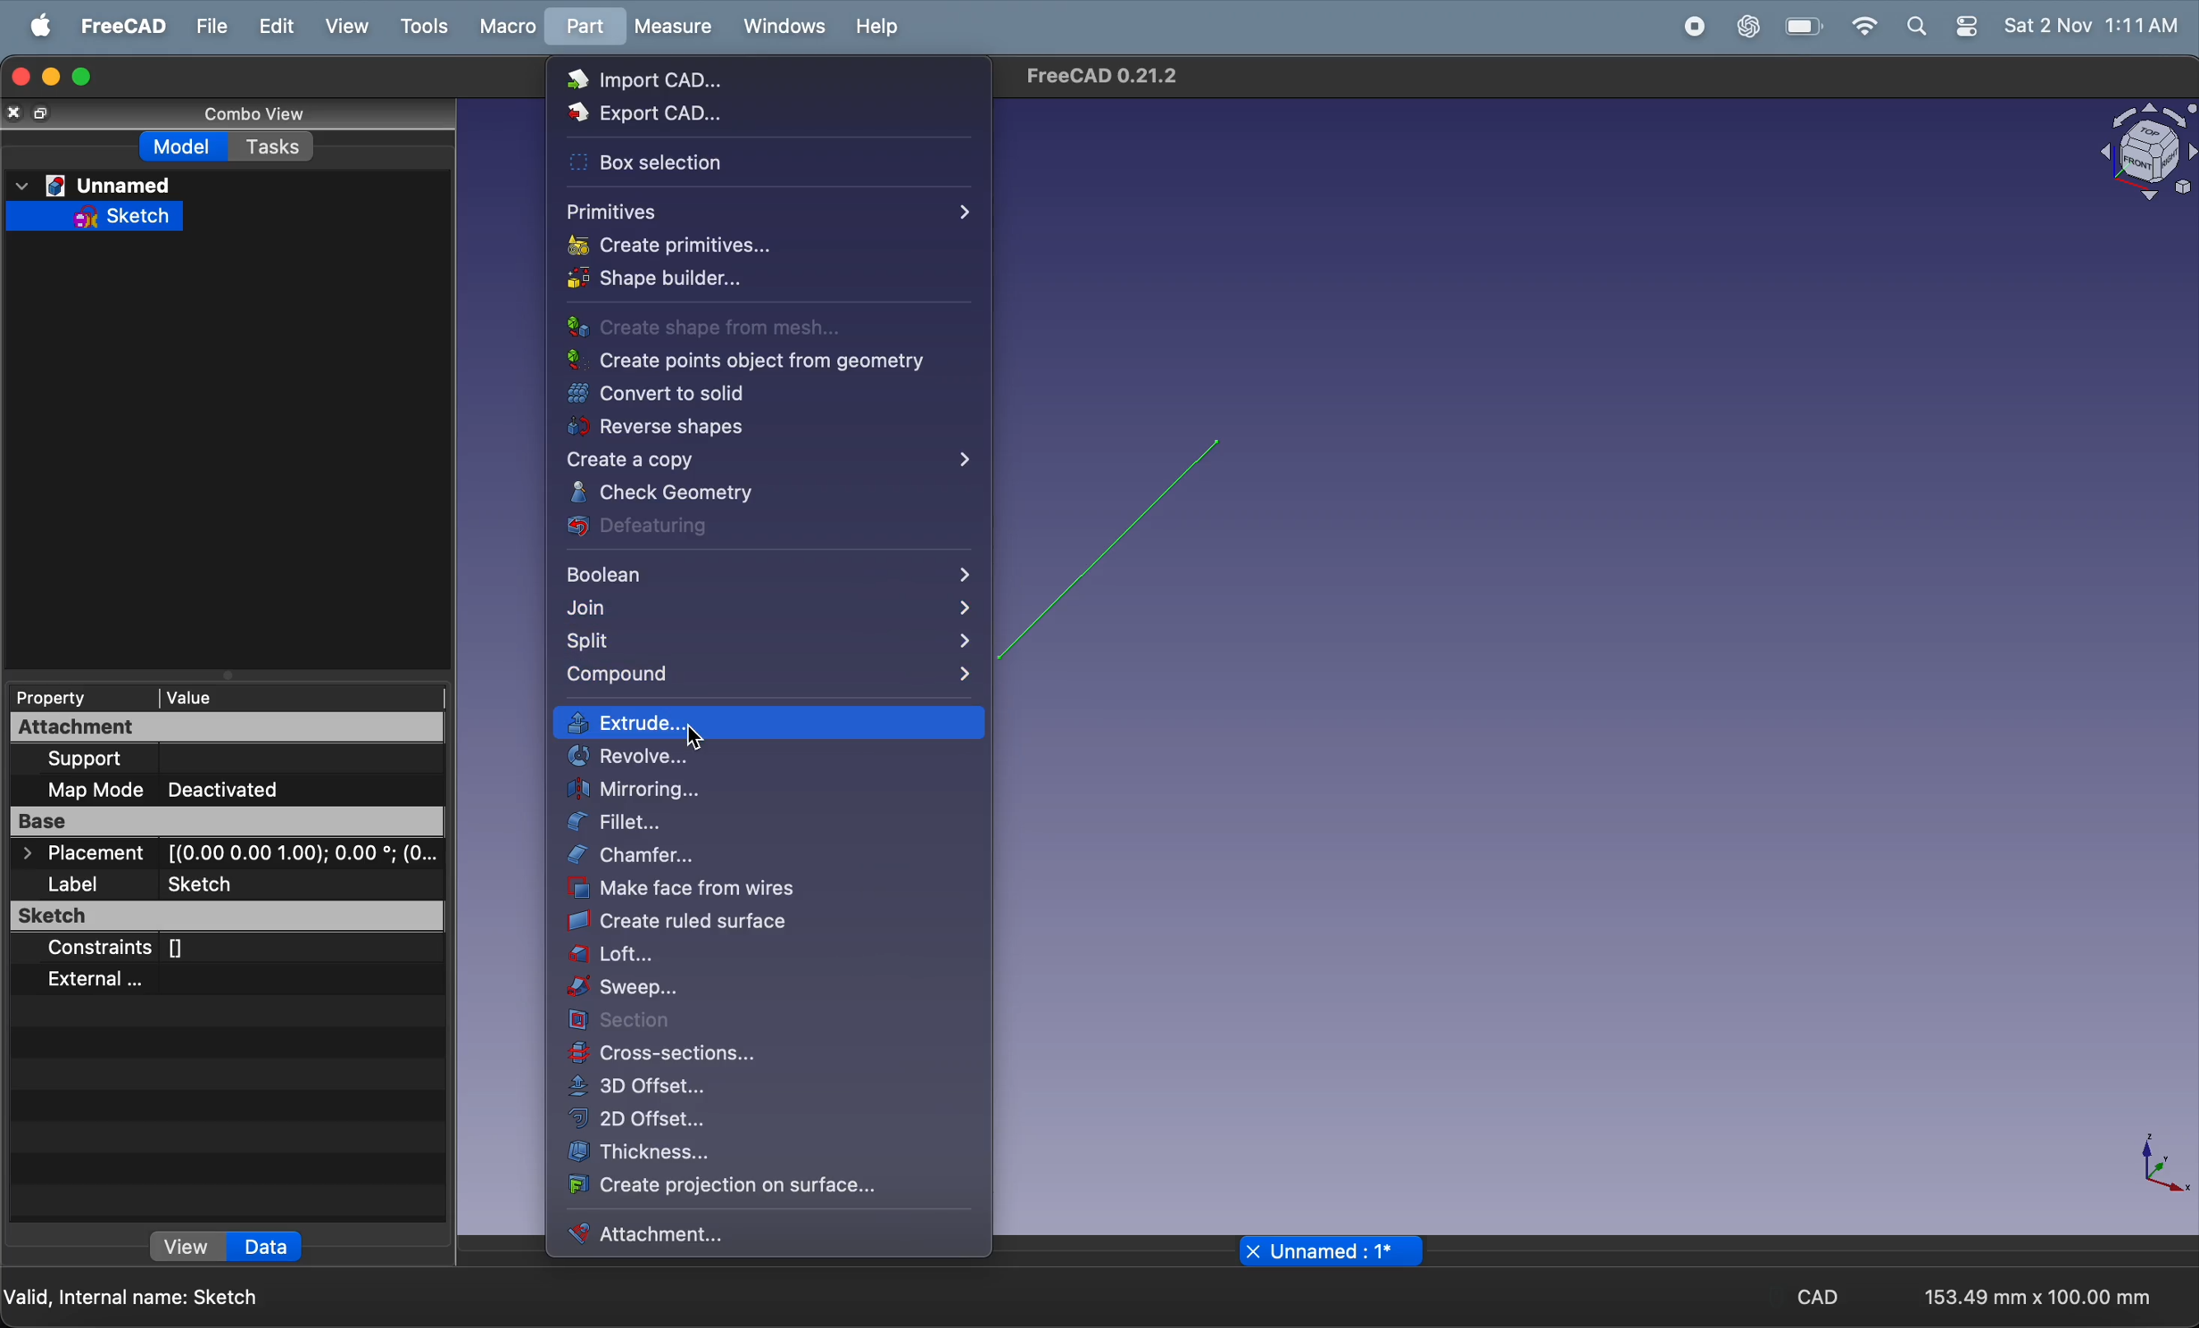 The height and width of the screenshot is (1328, 2199). I want to click on unnamed, so click(1329, 1250).